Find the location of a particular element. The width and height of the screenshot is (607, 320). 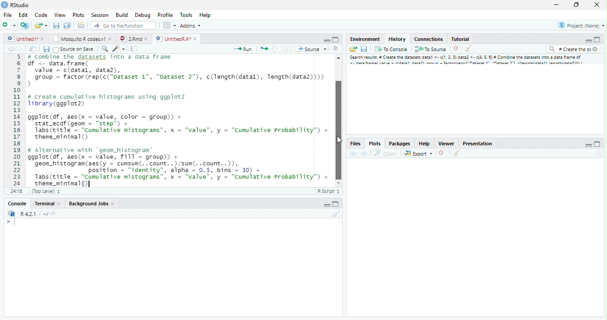

Maximize is located at coordinates (598, 144).